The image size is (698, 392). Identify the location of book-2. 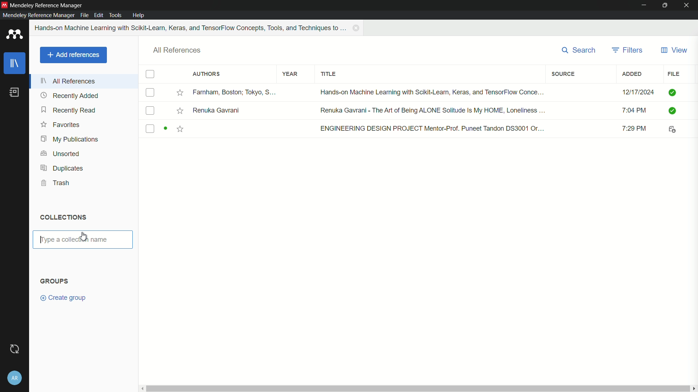
(415, 111).